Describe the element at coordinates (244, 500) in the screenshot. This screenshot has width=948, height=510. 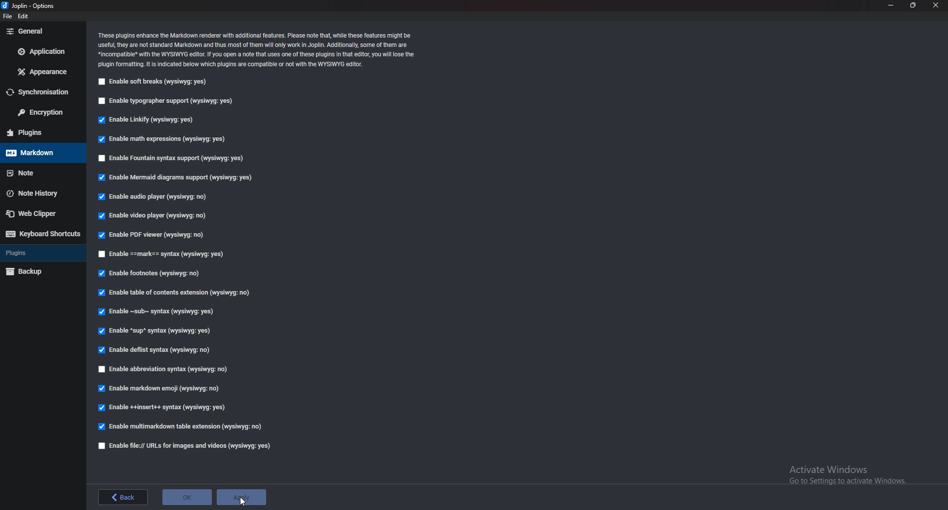
I see `cursor` at that location.